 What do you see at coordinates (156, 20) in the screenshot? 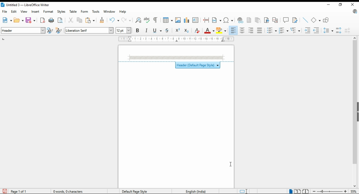
I see `toggle formatting marks` at bounding box center [156, 20].